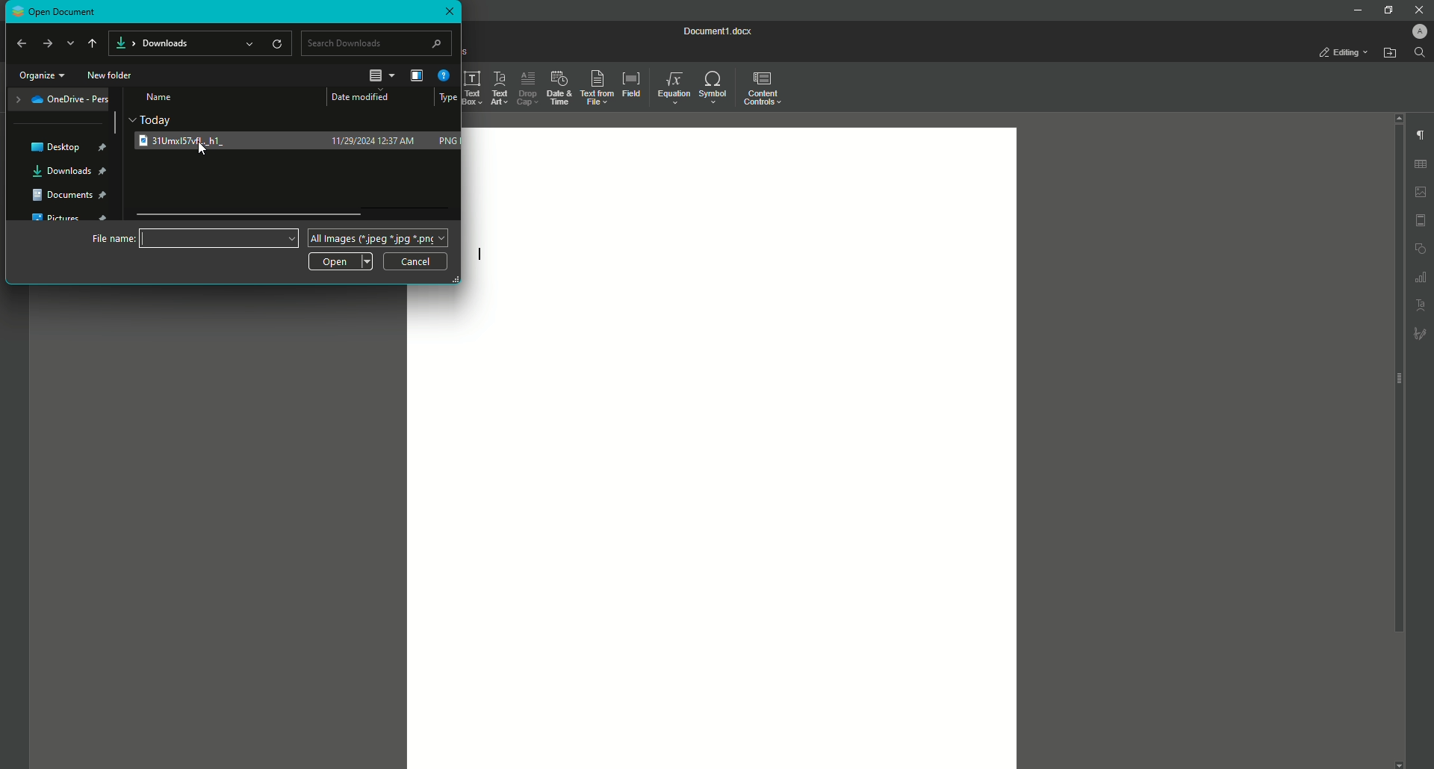 The height and width of the screenshot is (769, 1434). I want to click on Pictures, so click(69, 220).